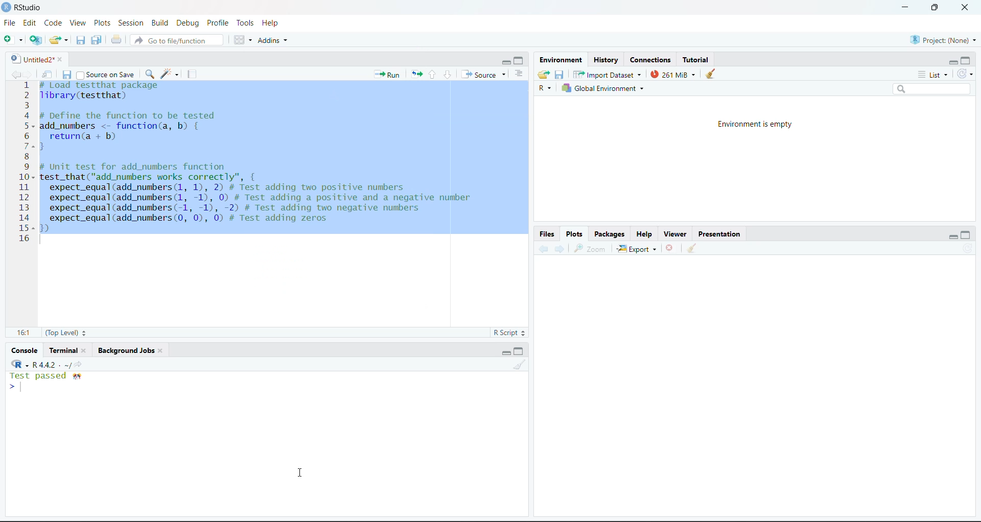 The height and width of the screenshot is (522, 981). What do you see at coordinates (13, 40) in the screenshot?
I see `New file` at bounding box center [13, 40].